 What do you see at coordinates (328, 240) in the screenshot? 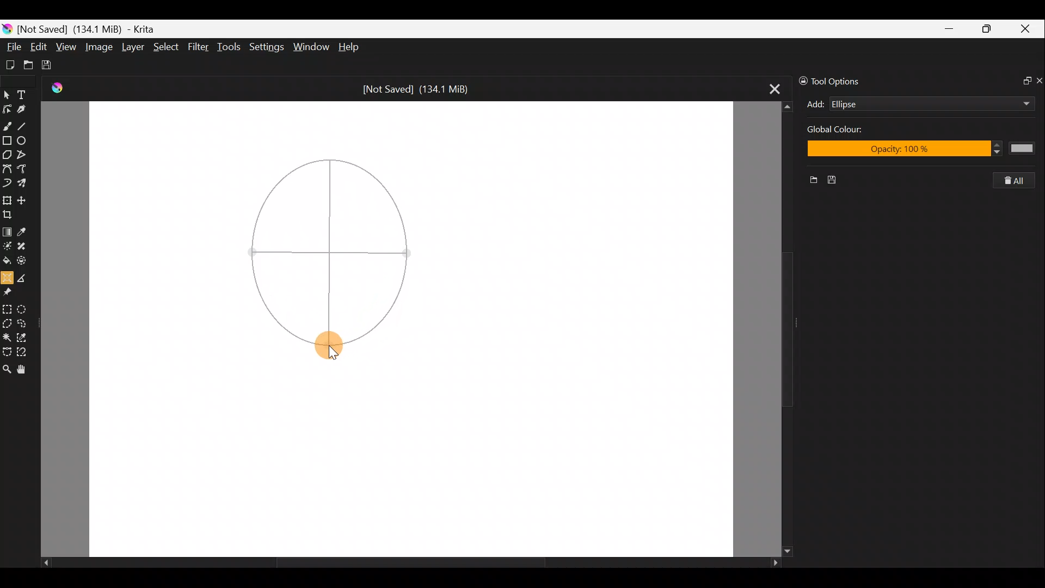
I see `Ellipse on Canvas` at bounding box center [328, 240].